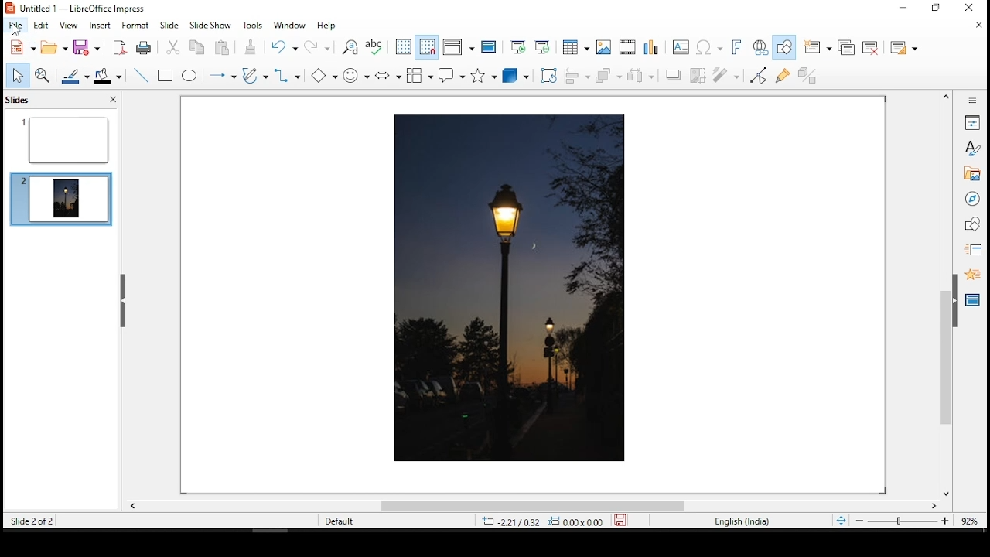 The image size is (990, 557). Describe the element at coordinates (518, 46) in the screenshot. I see `start from first slide` at that location.